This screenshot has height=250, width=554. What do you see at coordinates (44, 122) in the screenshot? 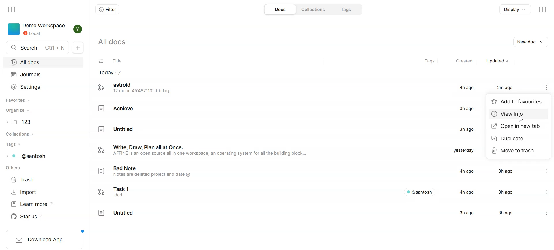
I see `Folder` at bounding box center [44, 122].